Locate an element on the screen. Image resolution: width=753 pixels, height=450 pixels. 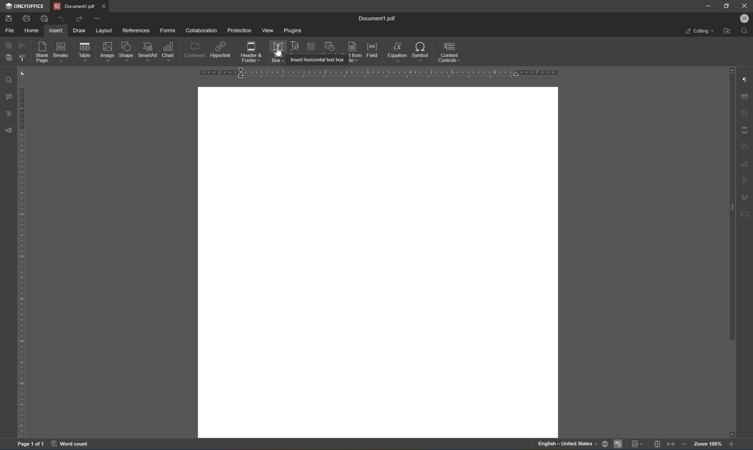
english - united states is located at coordinates (568, 445).